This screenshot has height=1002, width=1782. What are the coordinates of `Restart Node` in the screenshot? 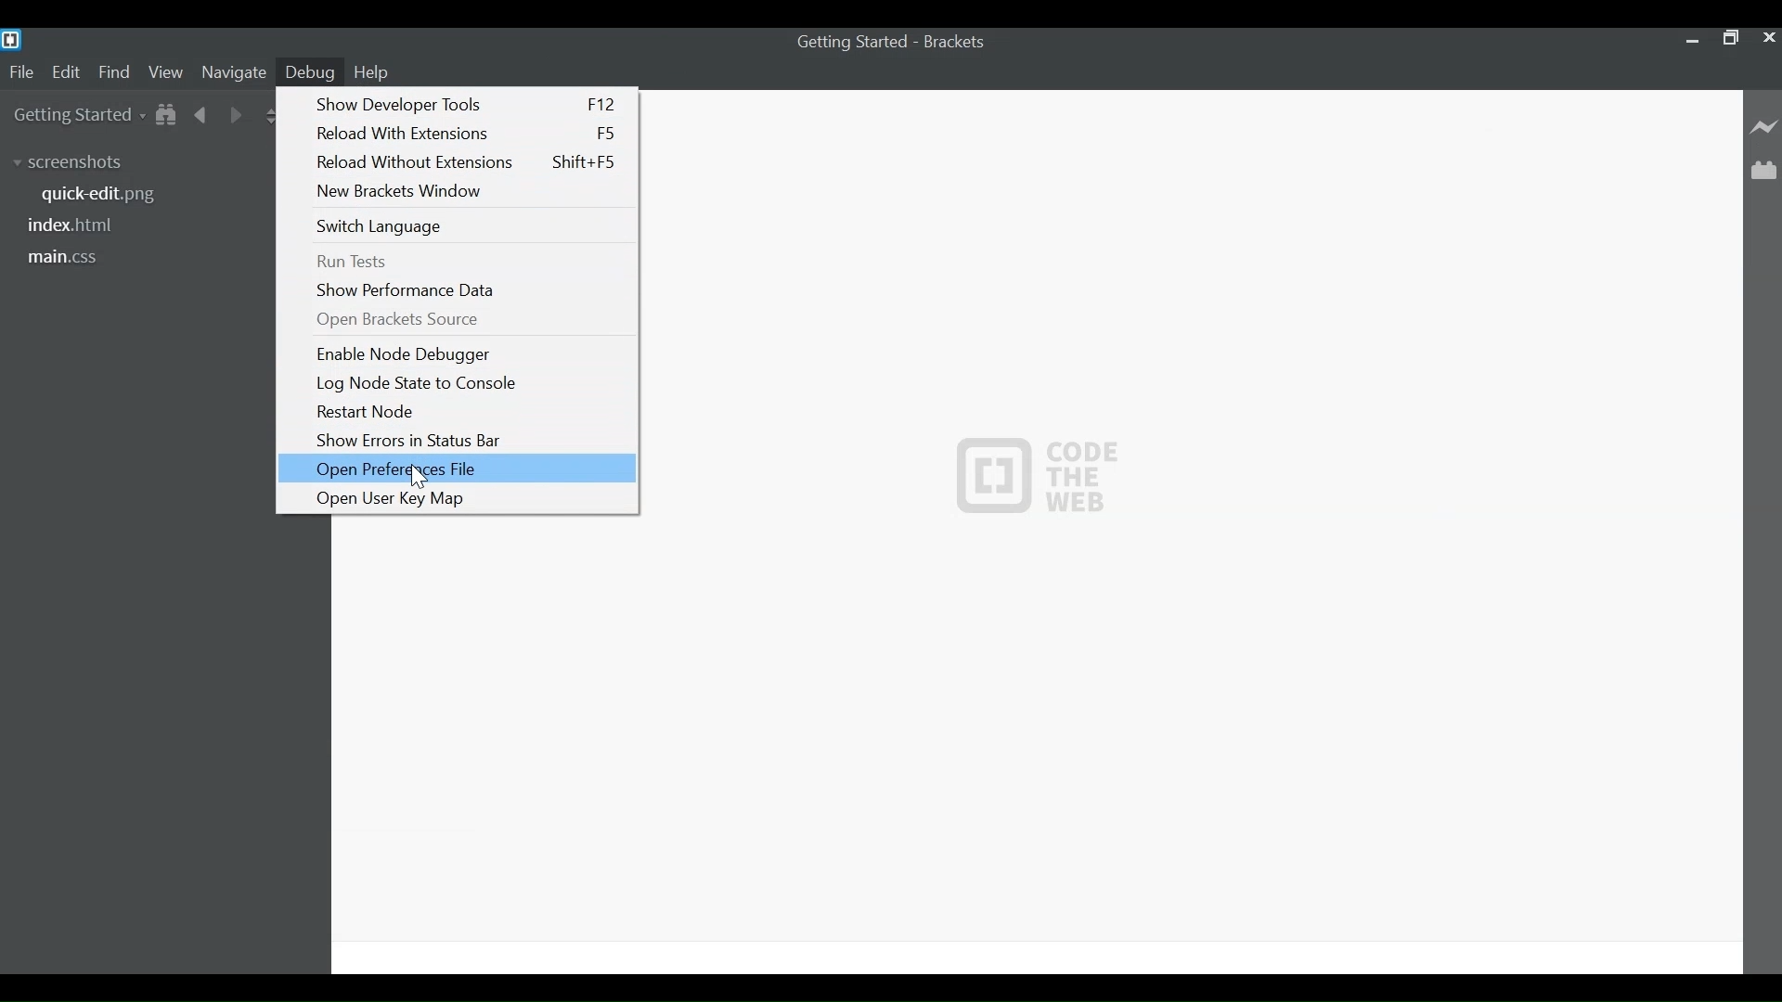 It's located at (466, 412).